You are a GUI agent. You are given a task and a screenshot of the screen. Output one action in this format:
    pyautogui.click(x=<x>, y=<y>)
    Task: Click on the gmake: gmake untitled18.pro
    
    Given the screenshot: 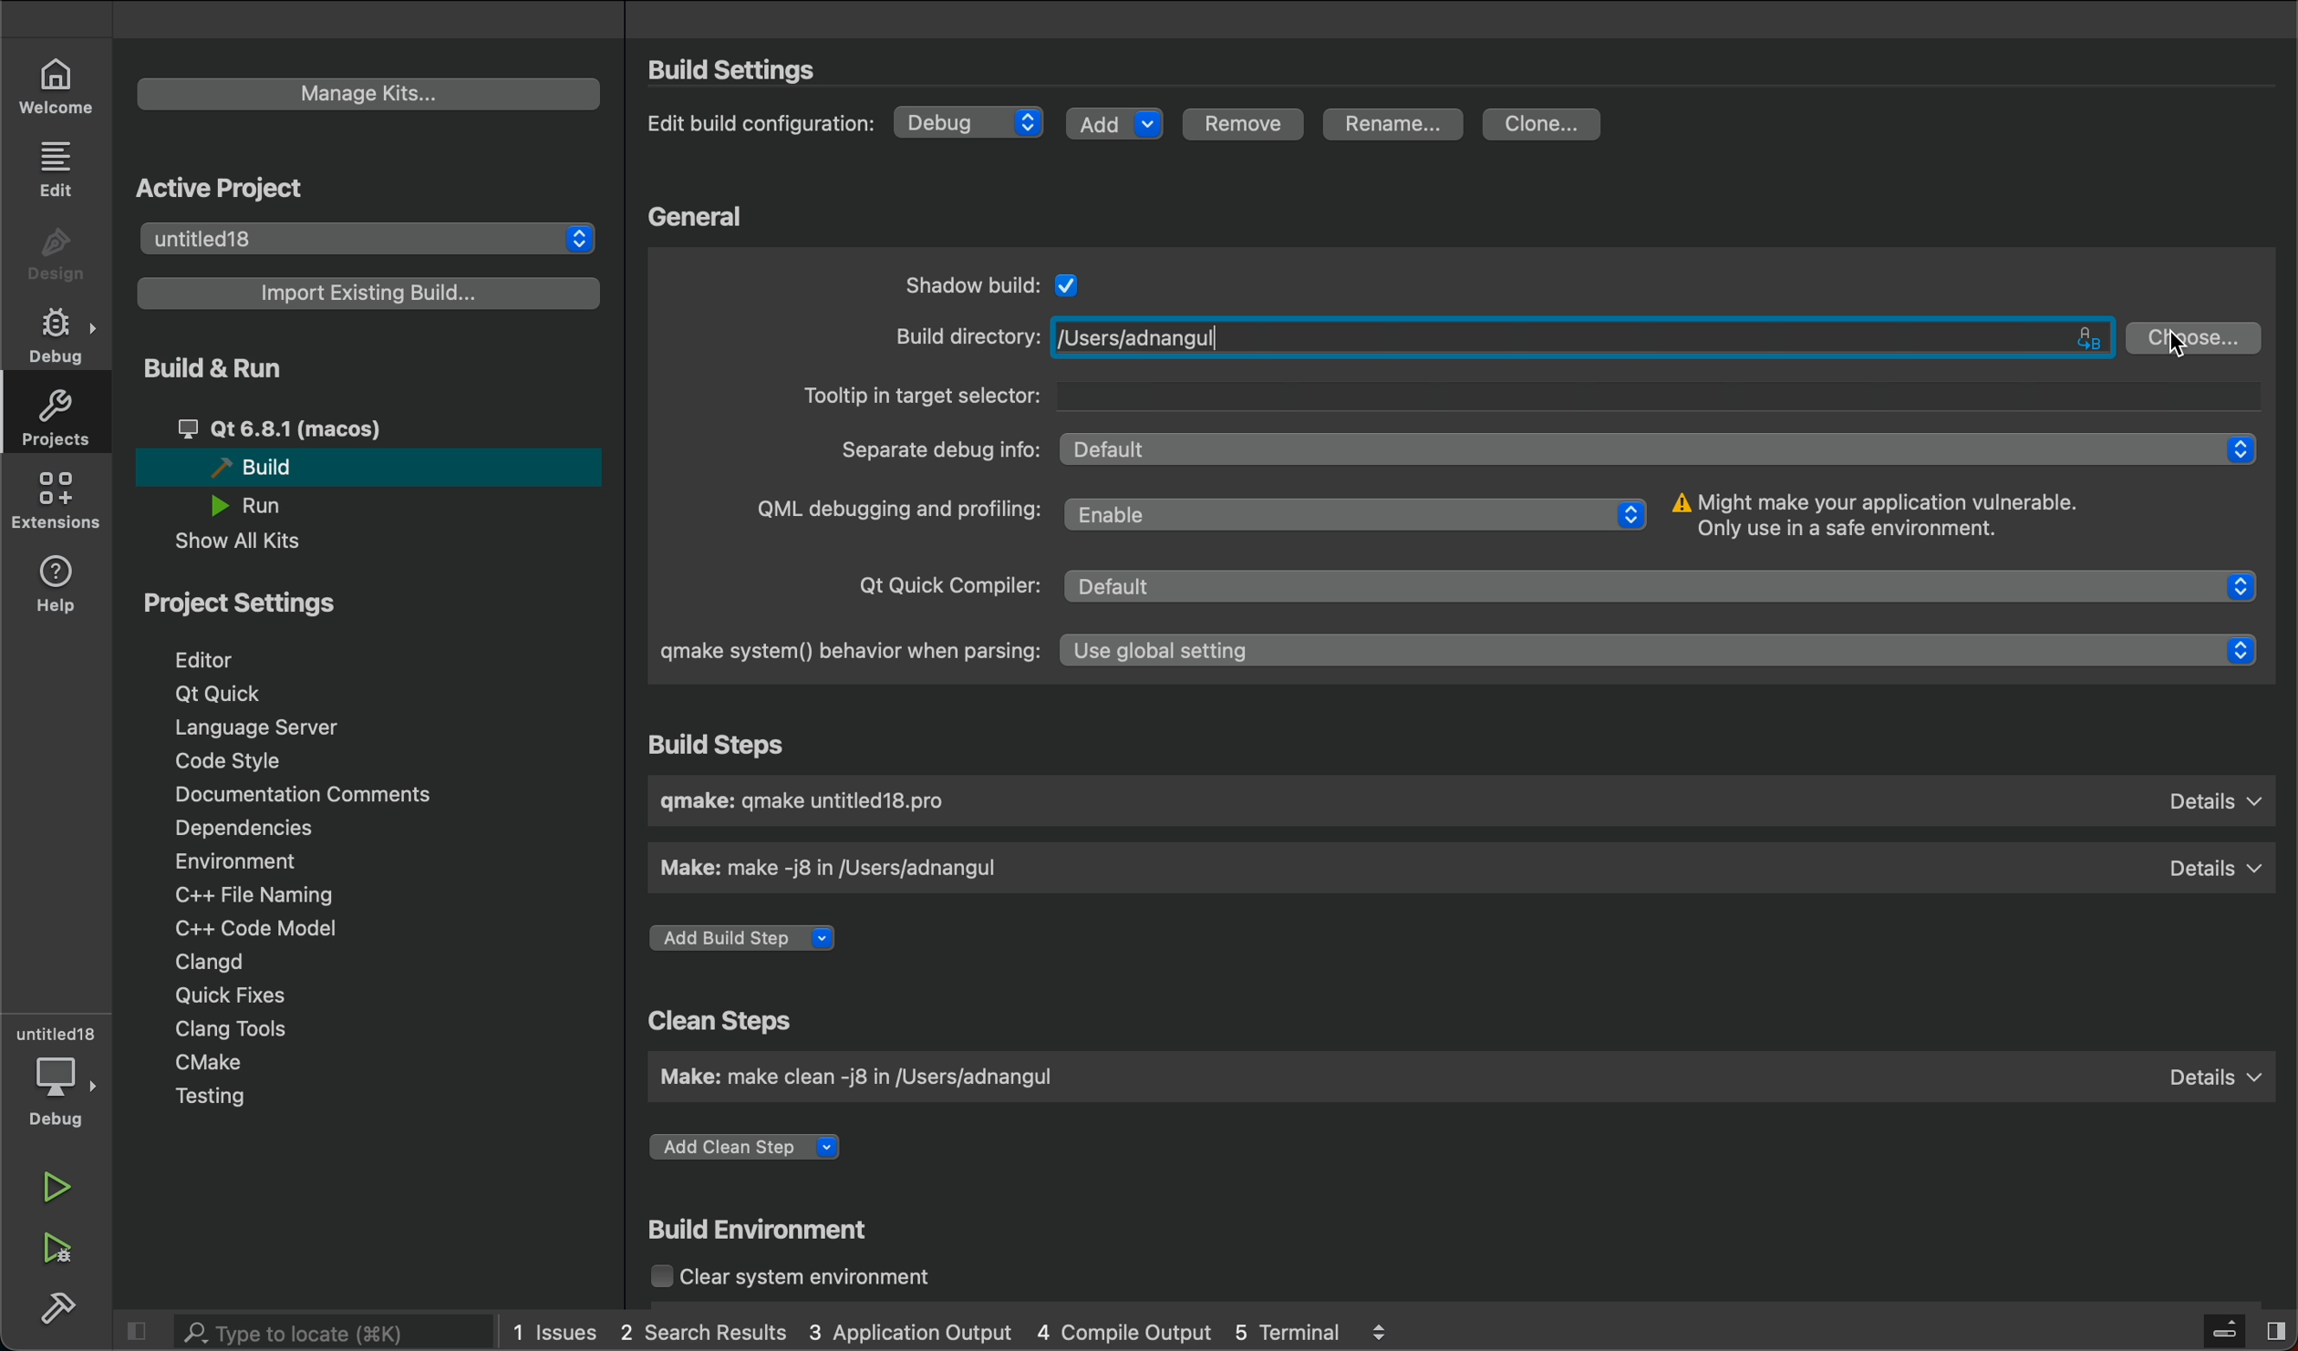 What is the action you would take?
    pyautogui.click(x=822, y=804)
    